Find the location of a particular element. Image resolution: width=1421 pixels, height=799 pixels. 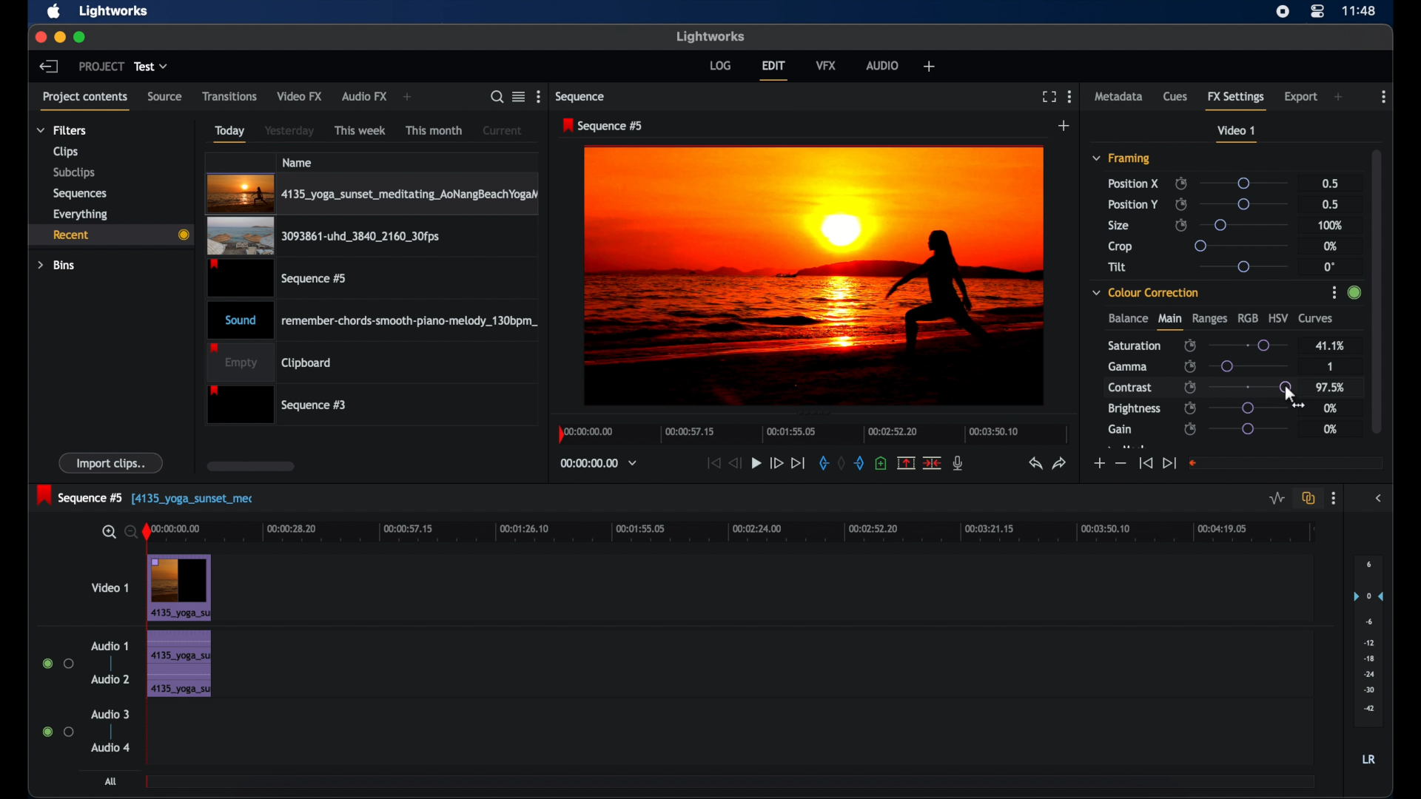

1 is located at coordinates (1328, 365).